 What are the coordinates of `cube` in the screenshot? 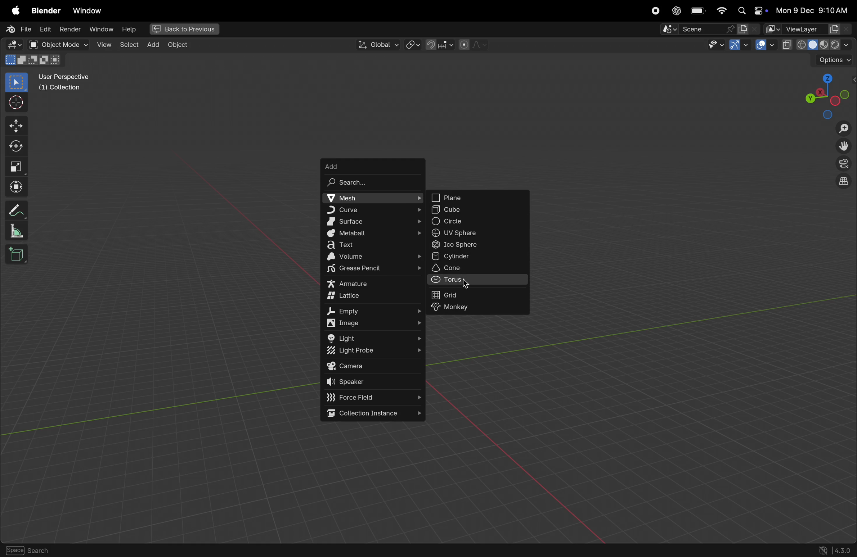 It's located at (478, 210).